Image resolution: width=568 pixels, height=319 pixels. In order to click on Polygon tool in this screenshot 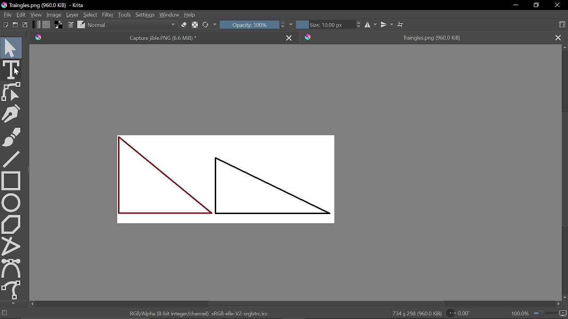, I will do `click(12, 224)`.